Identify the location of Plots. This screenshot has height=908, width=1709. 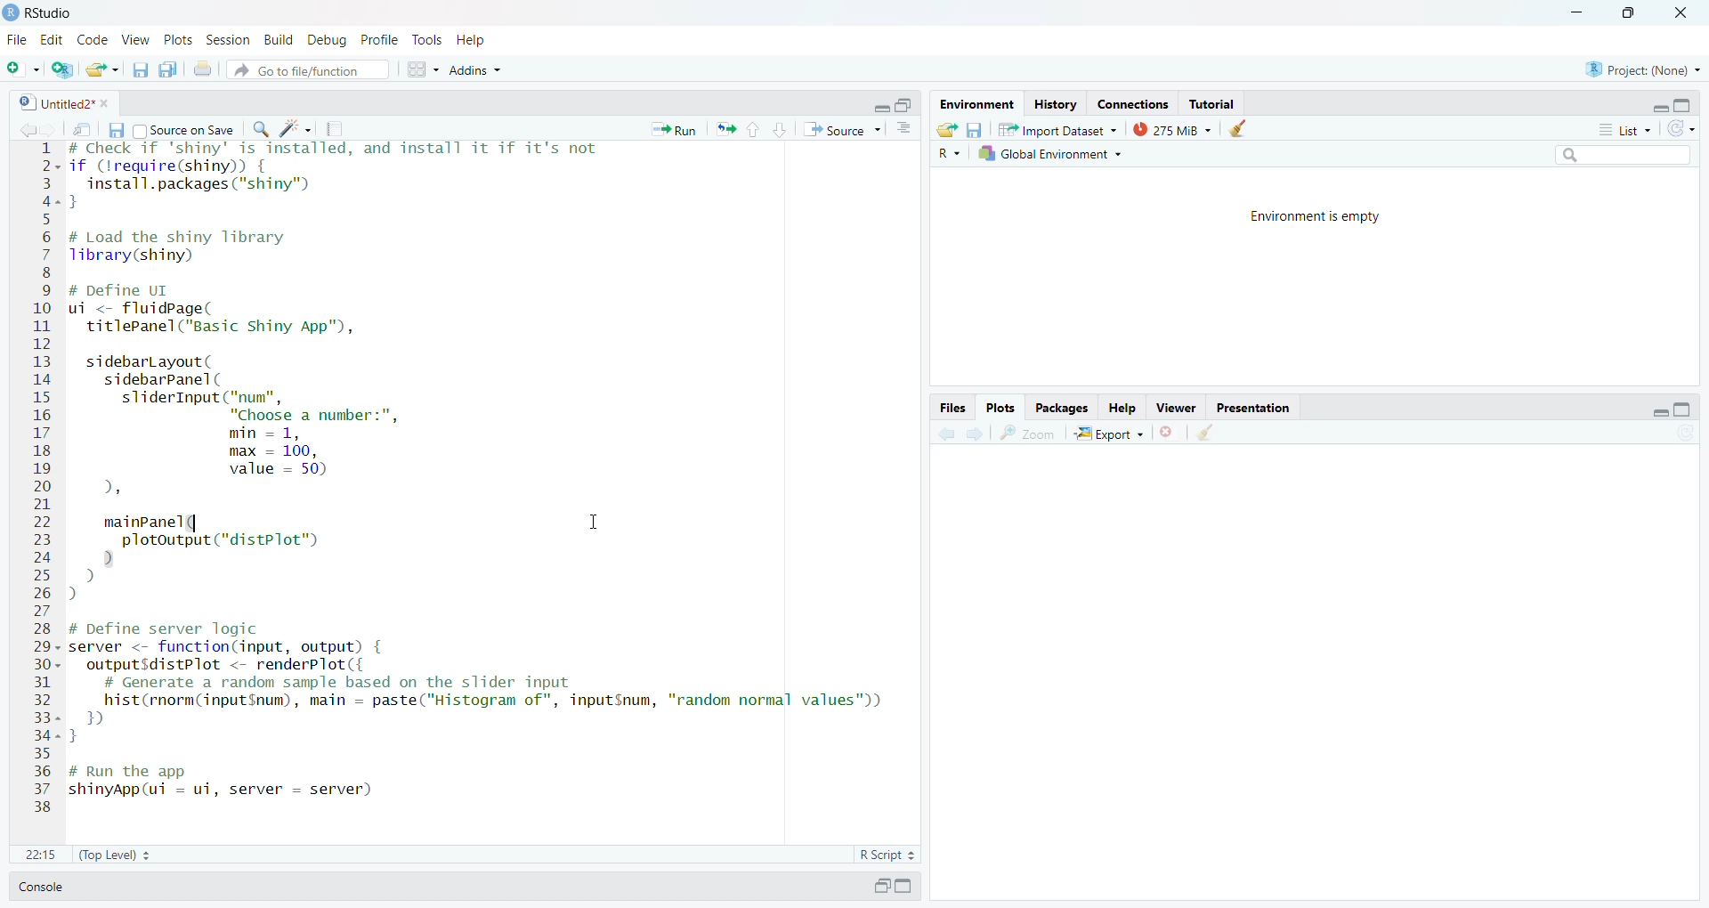
(999, 408).